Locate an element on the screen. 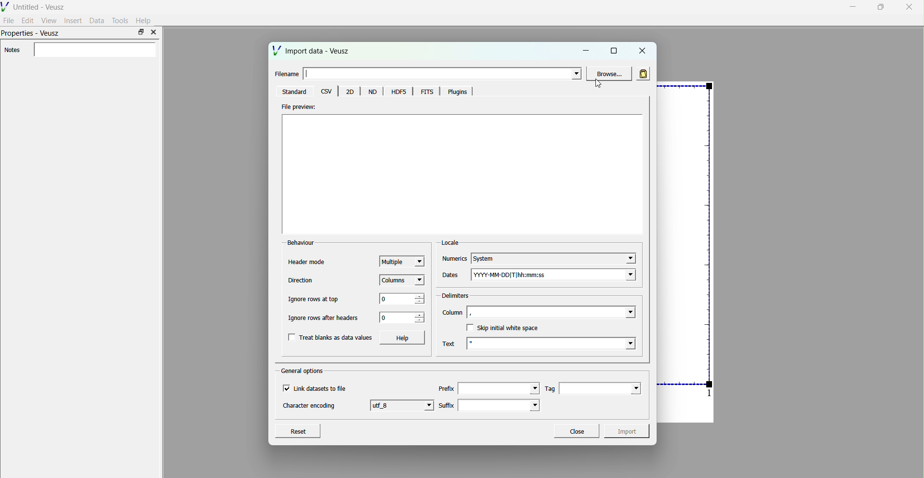 This screenshot has height=478, width=924. minimise is located at coordinates (853, 6).